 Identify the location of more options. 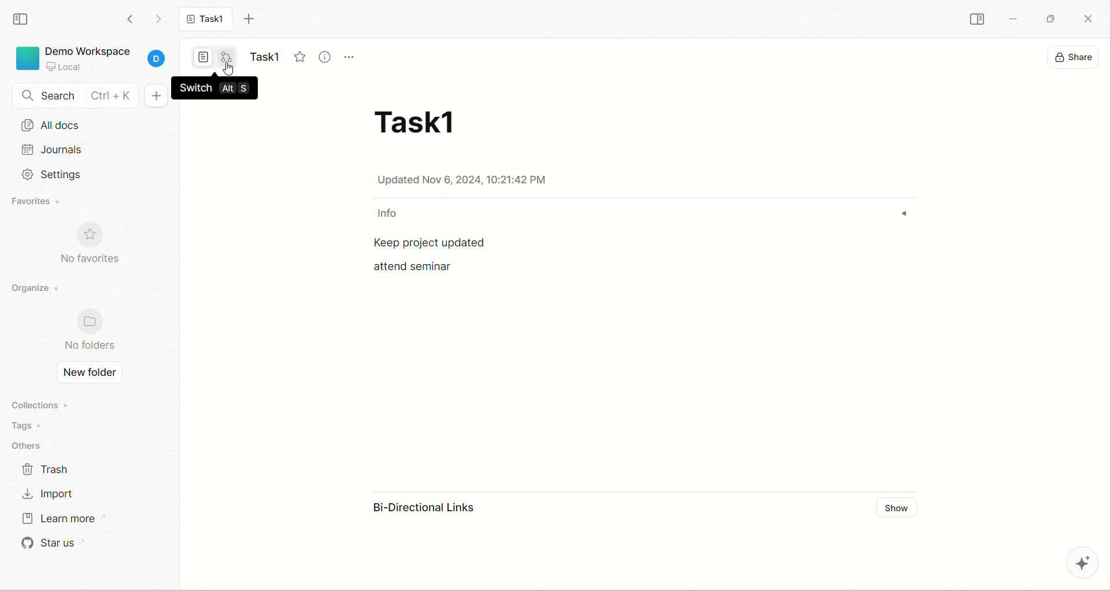
(352, 60).